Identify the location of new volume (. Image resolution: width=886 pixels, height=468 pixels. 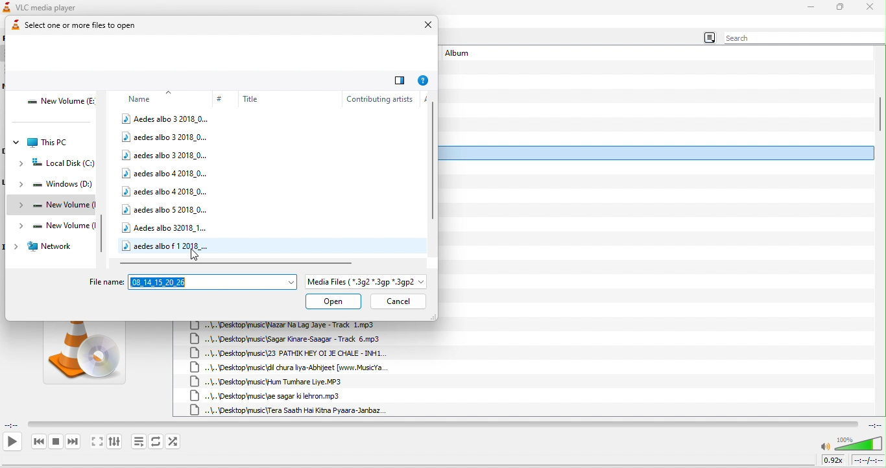
(54, 205).